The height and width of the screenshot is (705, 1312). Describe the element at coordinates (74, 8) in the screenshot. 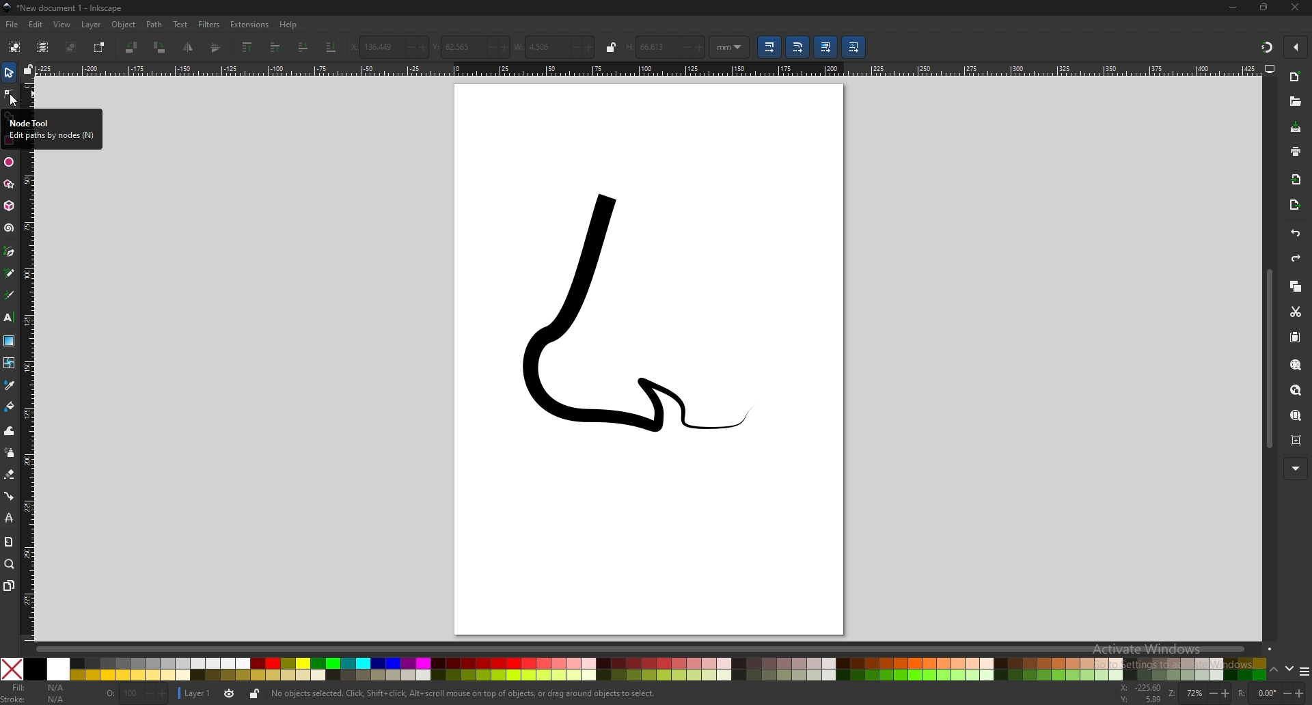

I see `title` at that location.